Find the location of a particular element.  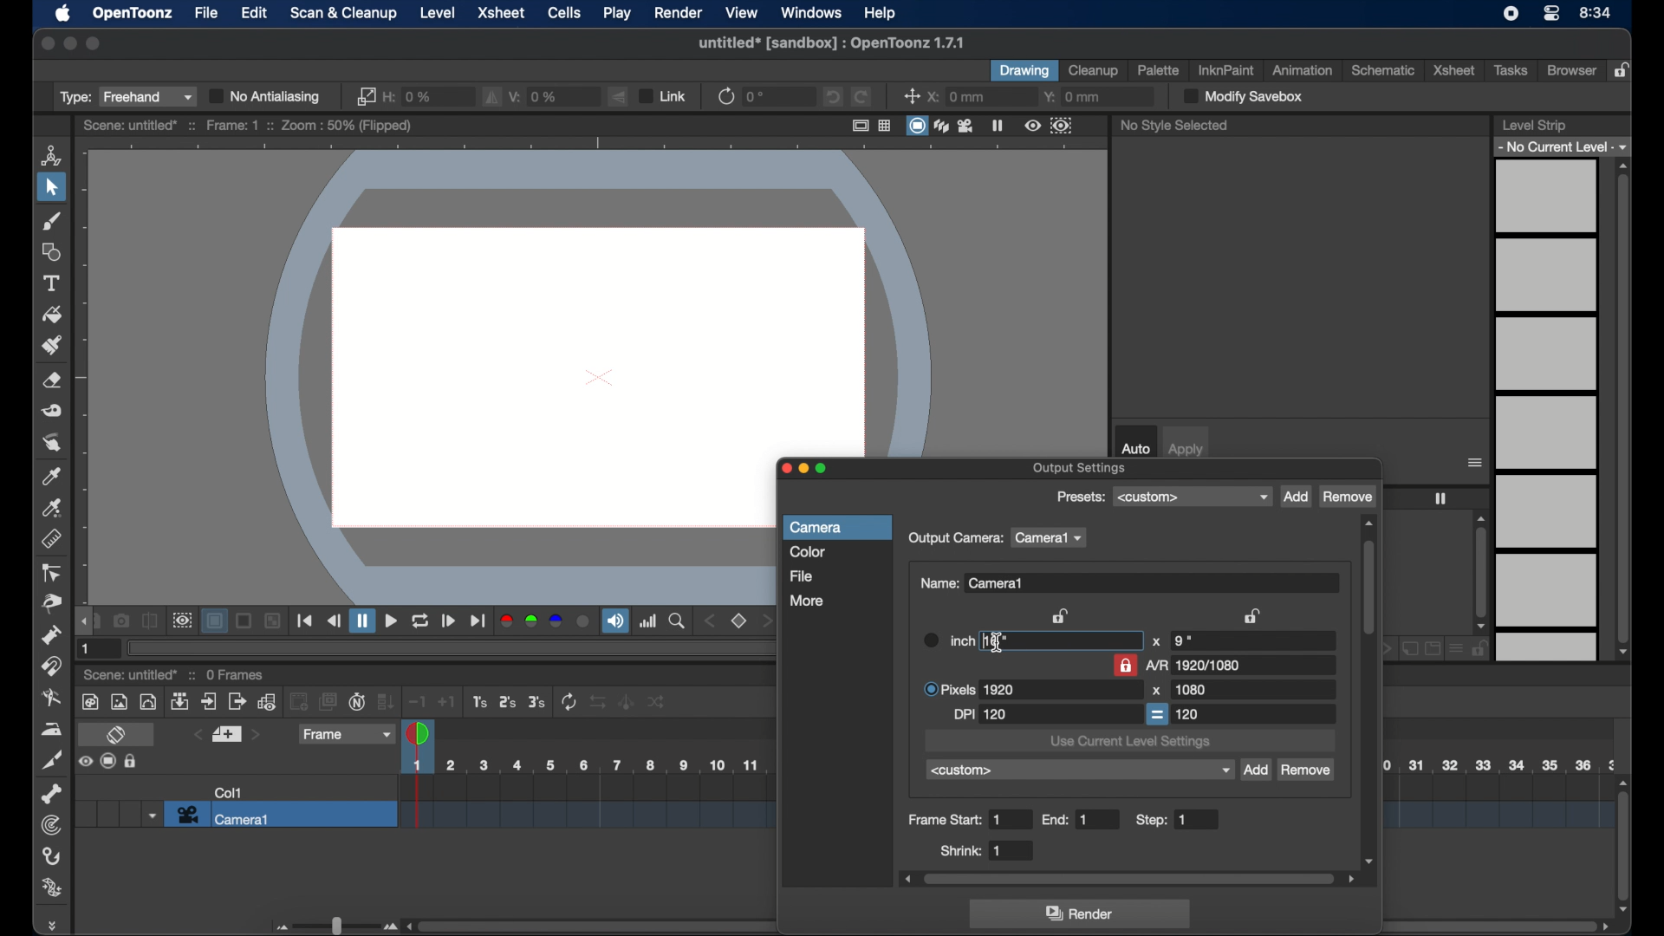

scroll box is located at coordinates (1623, 409).